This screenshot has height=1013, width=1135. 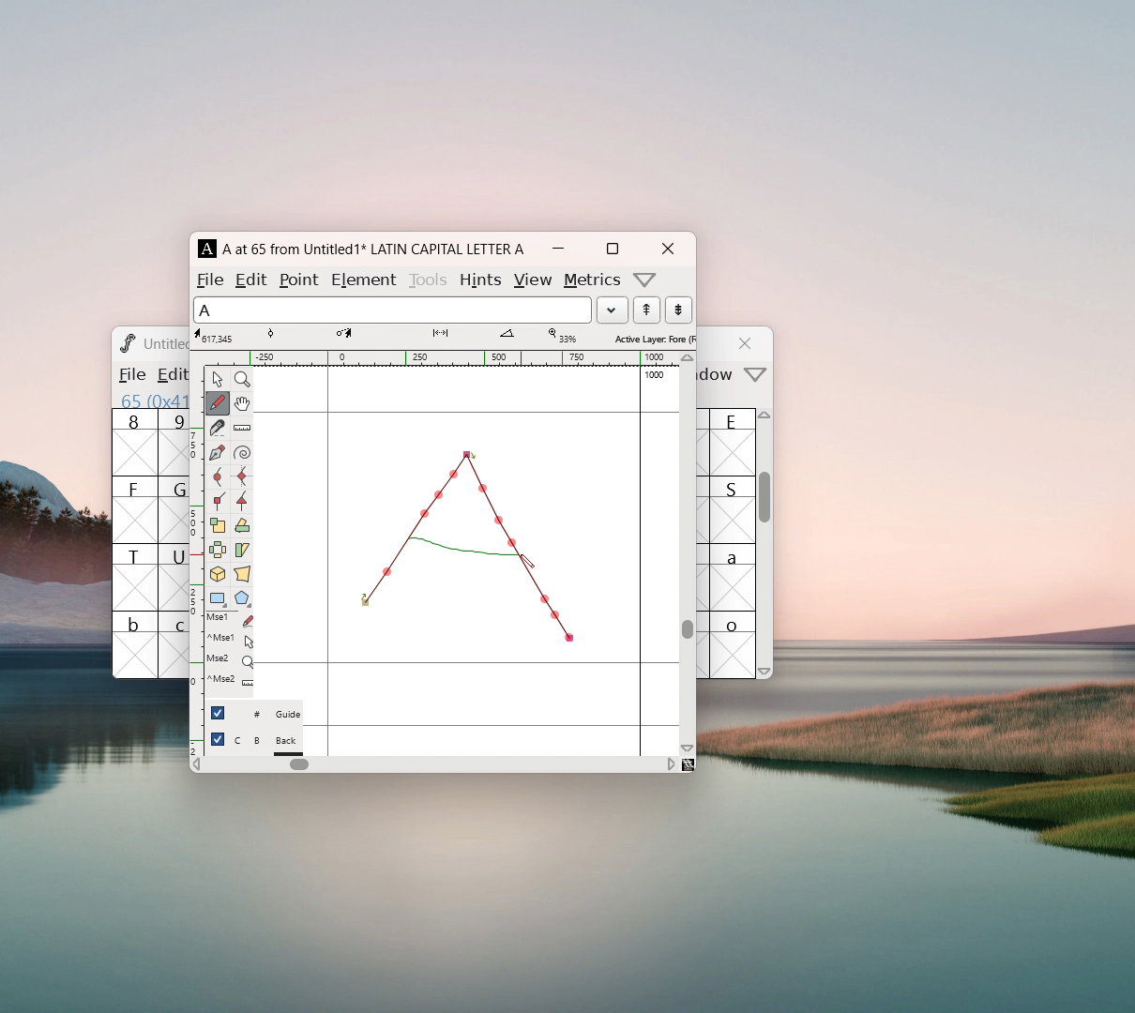 I want to click on , so click(x=169, y=376).